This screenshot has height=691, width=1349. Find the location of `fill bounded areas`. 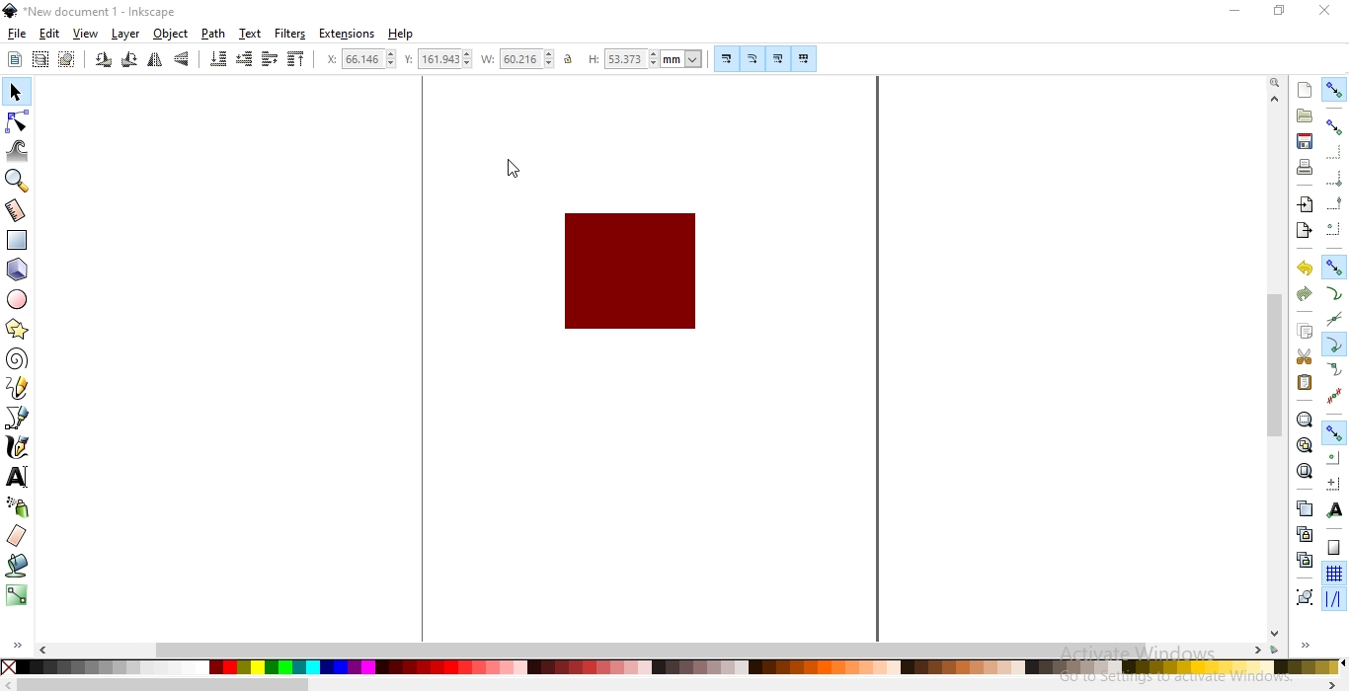

fill bounded areas is located at coordinates (16, 568).